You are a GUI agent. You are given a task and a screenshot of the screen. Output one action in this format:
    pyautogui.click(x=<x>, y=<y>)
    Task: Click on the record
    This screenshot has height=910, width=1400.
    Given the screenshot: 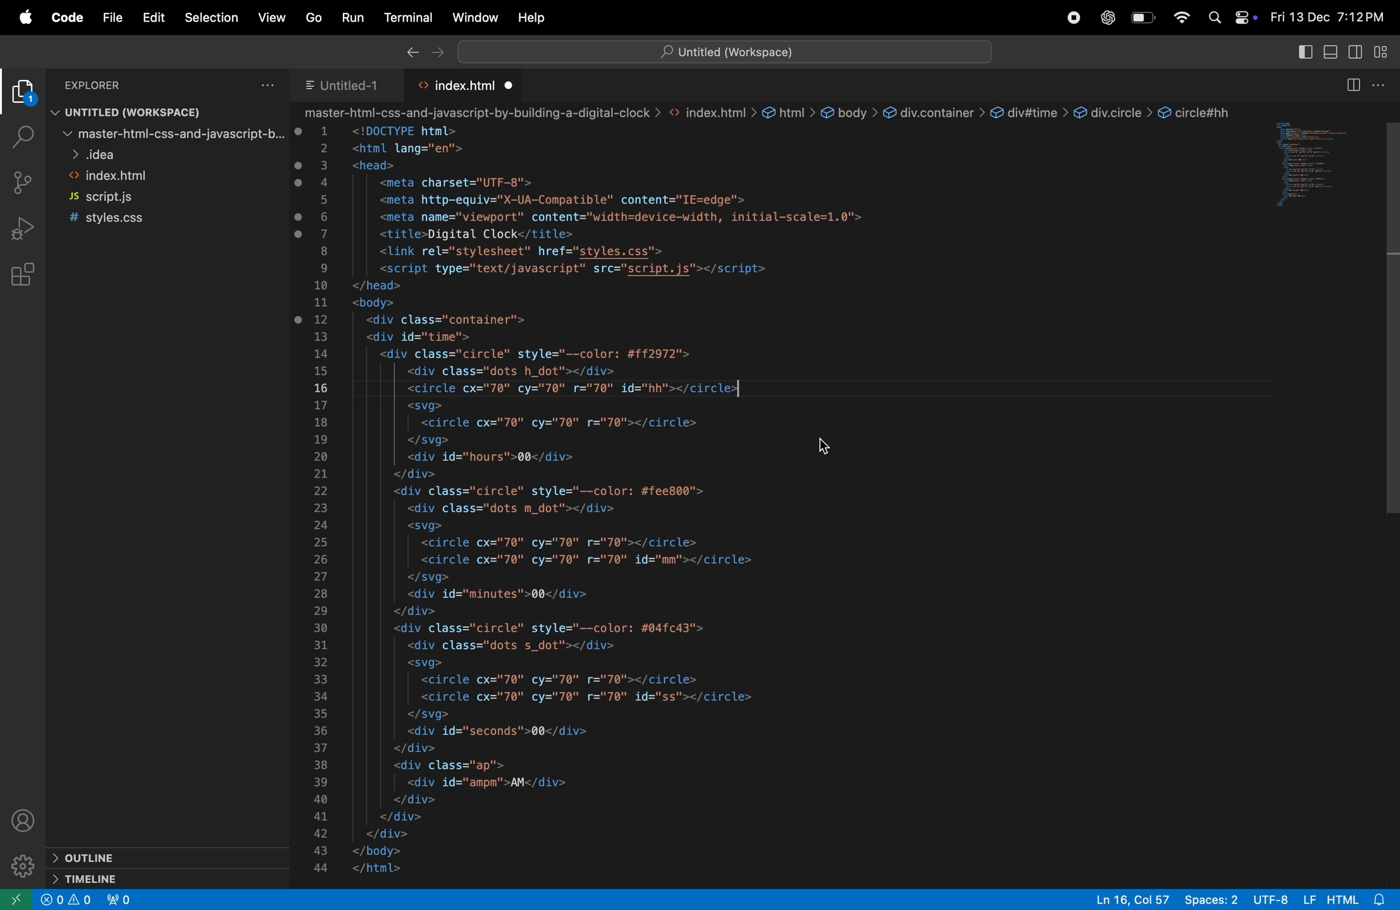 What is the action you would take?
    pyautogui.click(x=1076, y=17)
    